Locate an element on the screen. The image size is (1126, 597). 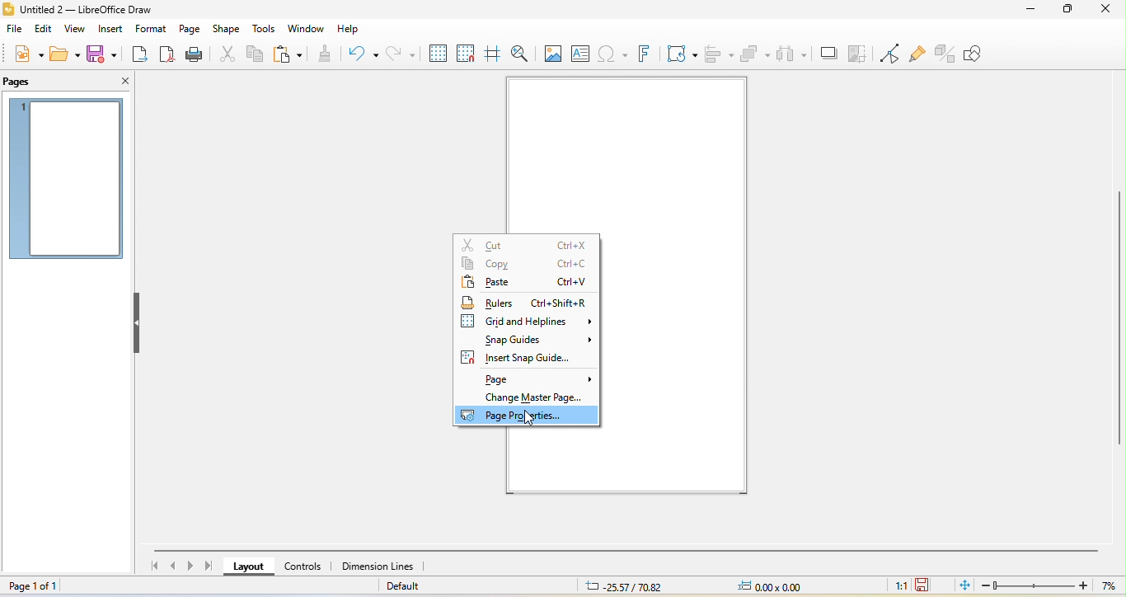
copy is located at coordinates (529, 263).